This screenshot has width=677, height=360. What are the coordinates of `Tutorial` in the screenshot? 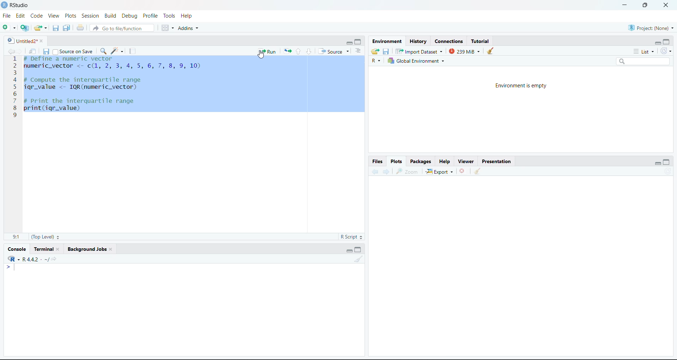 It's located at (481, 41).